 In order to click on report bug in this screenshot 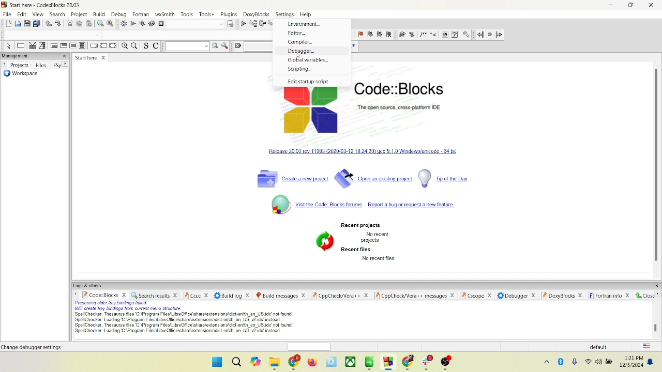, I will do `click(413, 206)`.